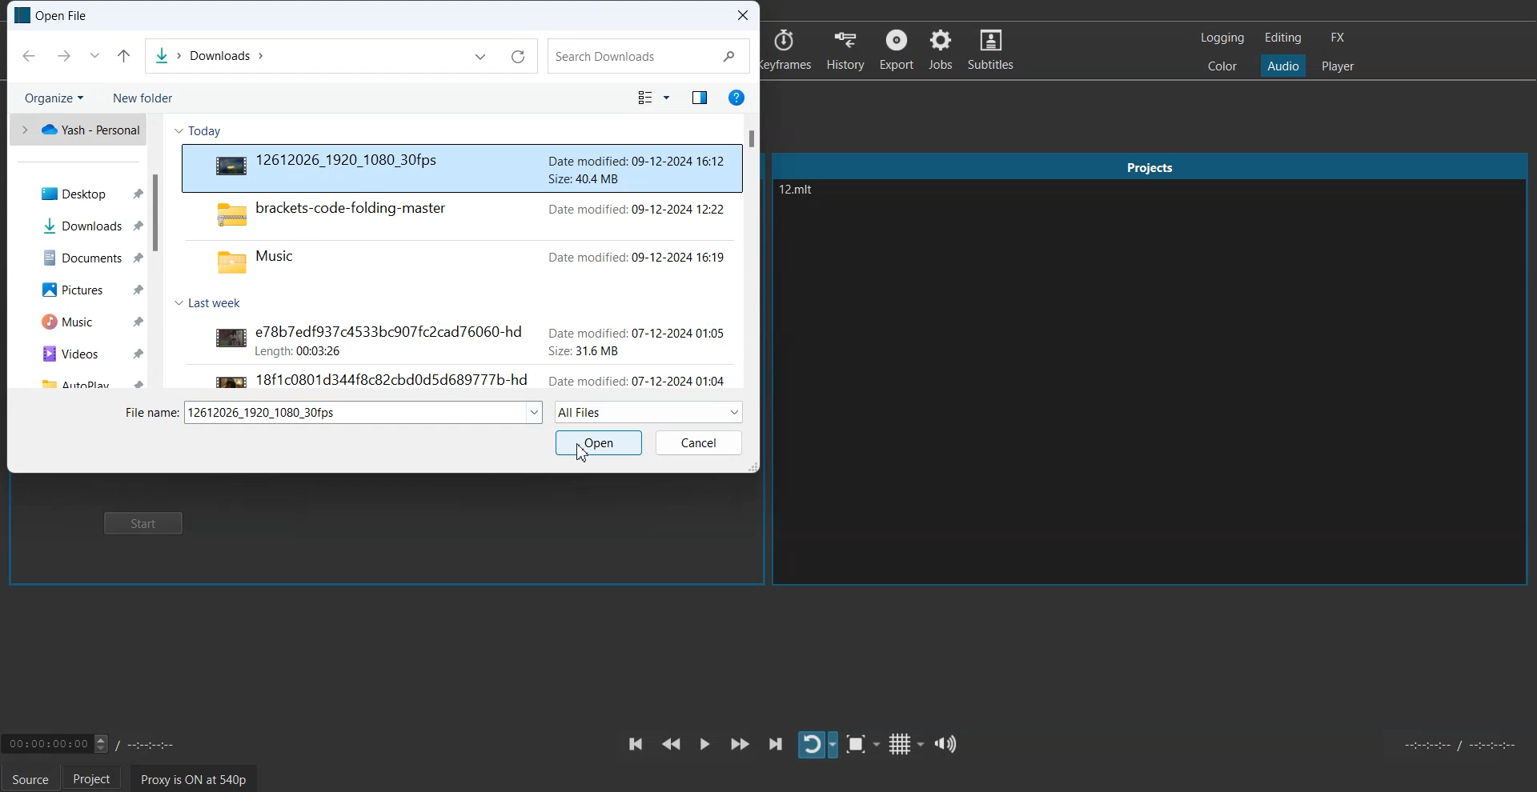  Describe the element at coordinates (463, 168) in the screenshot. I see `Video File` at that location.